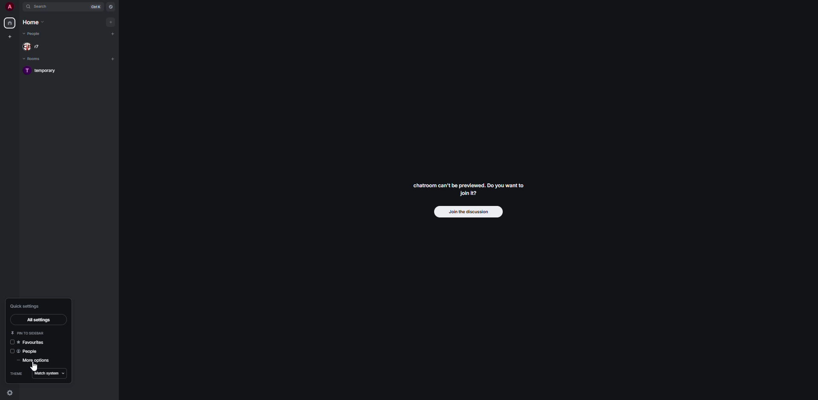  Describe the element at coordinates (24, 306) in the screenshot. I see `quick settings` at that location.